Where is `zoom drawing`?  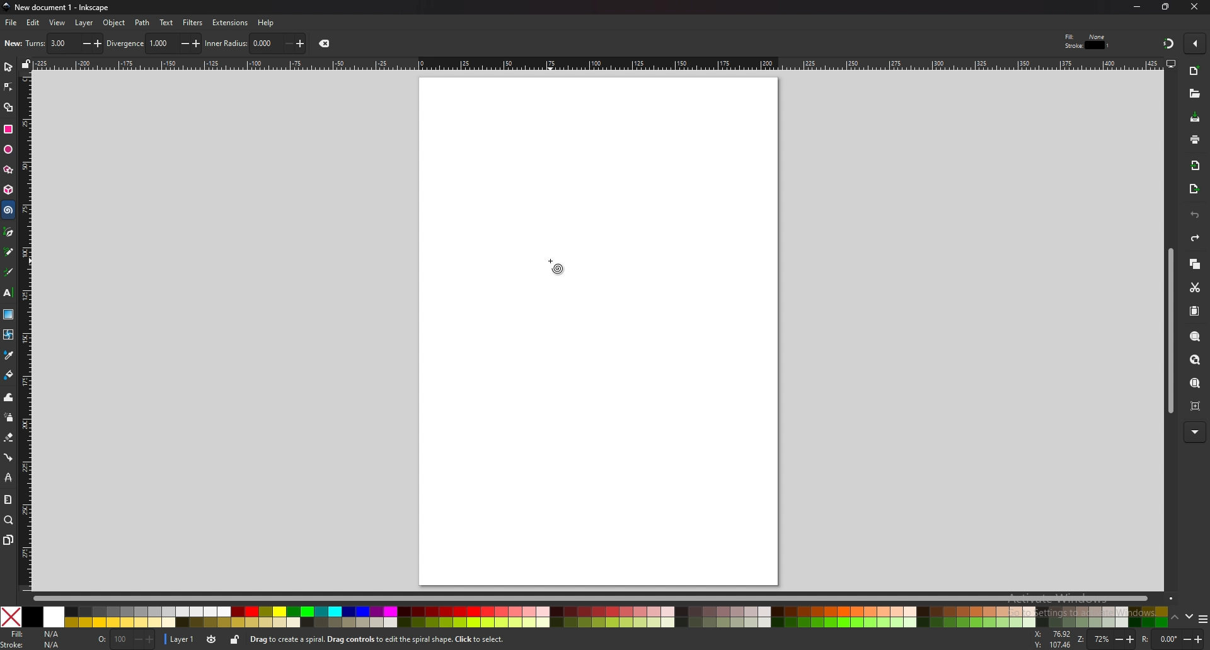 zoom drawing is located at coordinates (1195, 359).